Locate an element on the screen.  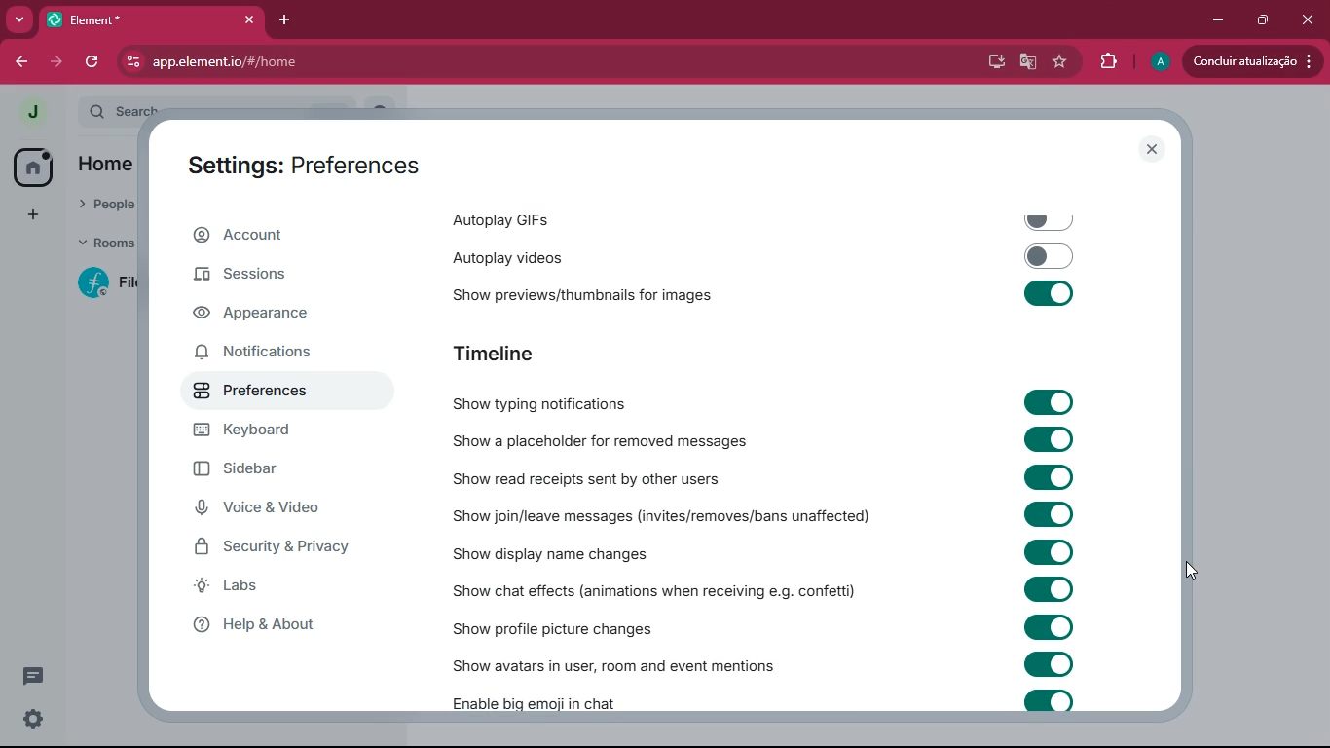
preferences is located at coordinates (272, 393).